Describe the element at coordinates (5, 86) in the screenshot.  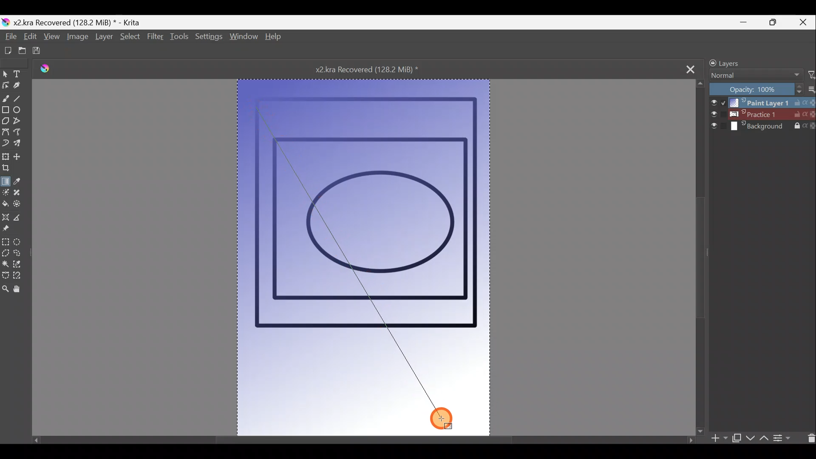
I see `Edit shapes tool` at that location.